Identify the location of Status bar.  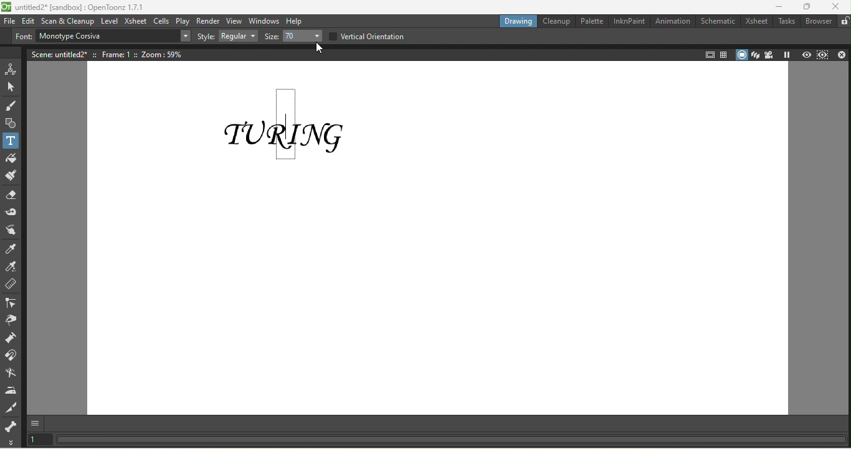
(455, 434).